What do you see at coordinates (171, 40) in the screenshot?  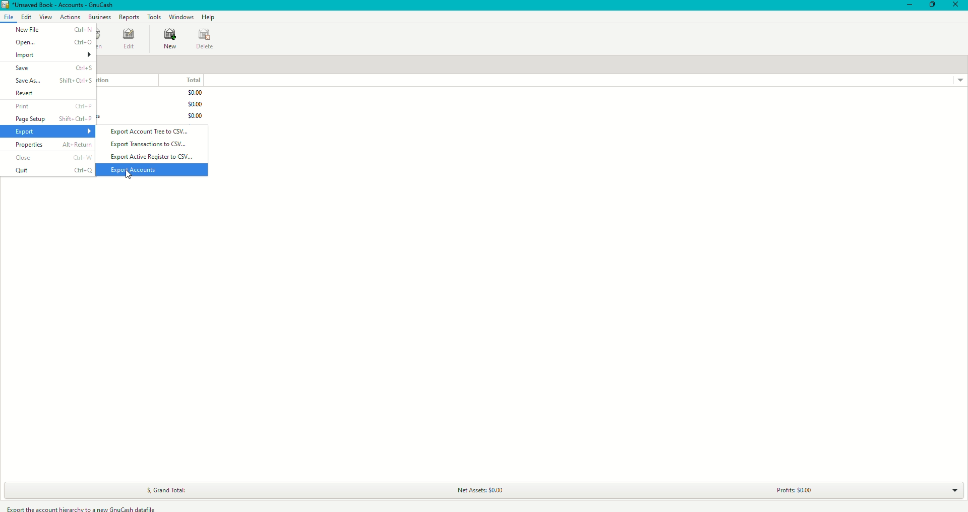 I see `New` at bounding box center [171, 40].